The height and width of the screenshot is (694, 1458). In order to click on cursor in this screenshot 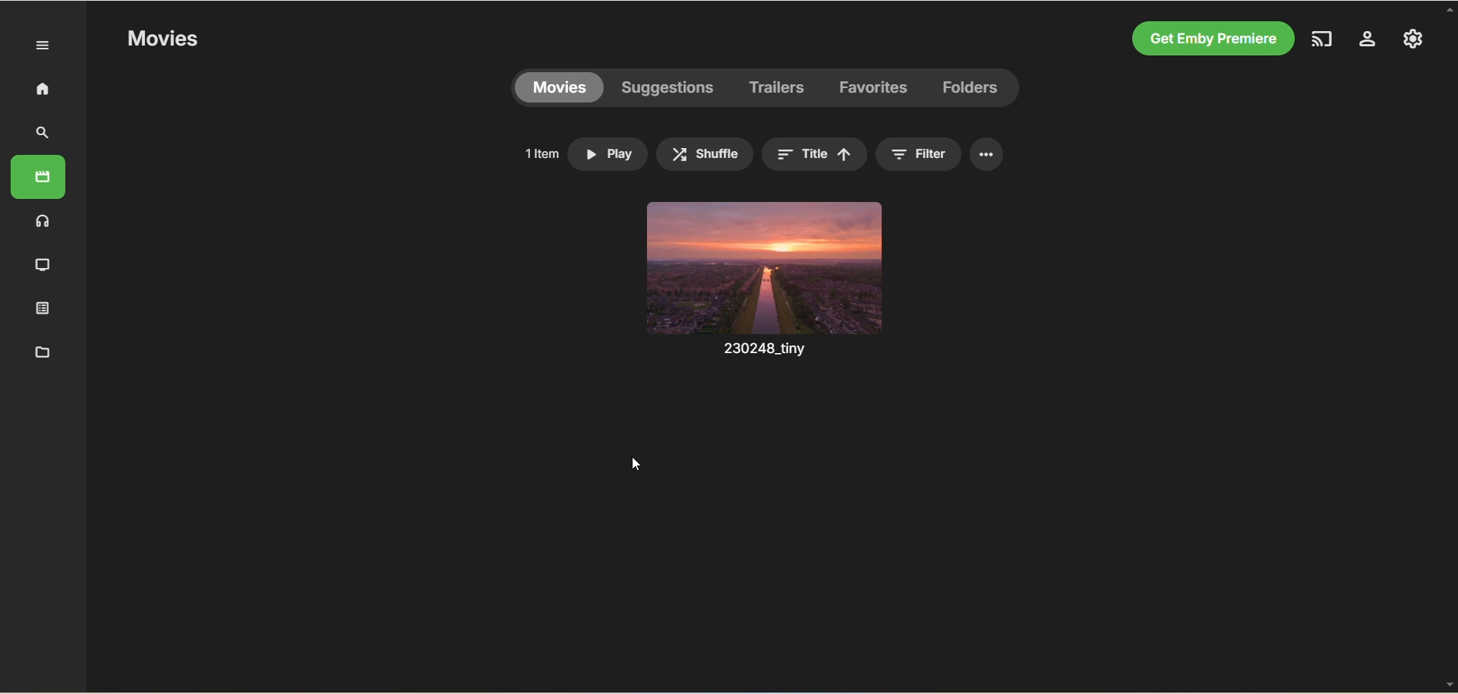, I will do `click(634, 463)`.